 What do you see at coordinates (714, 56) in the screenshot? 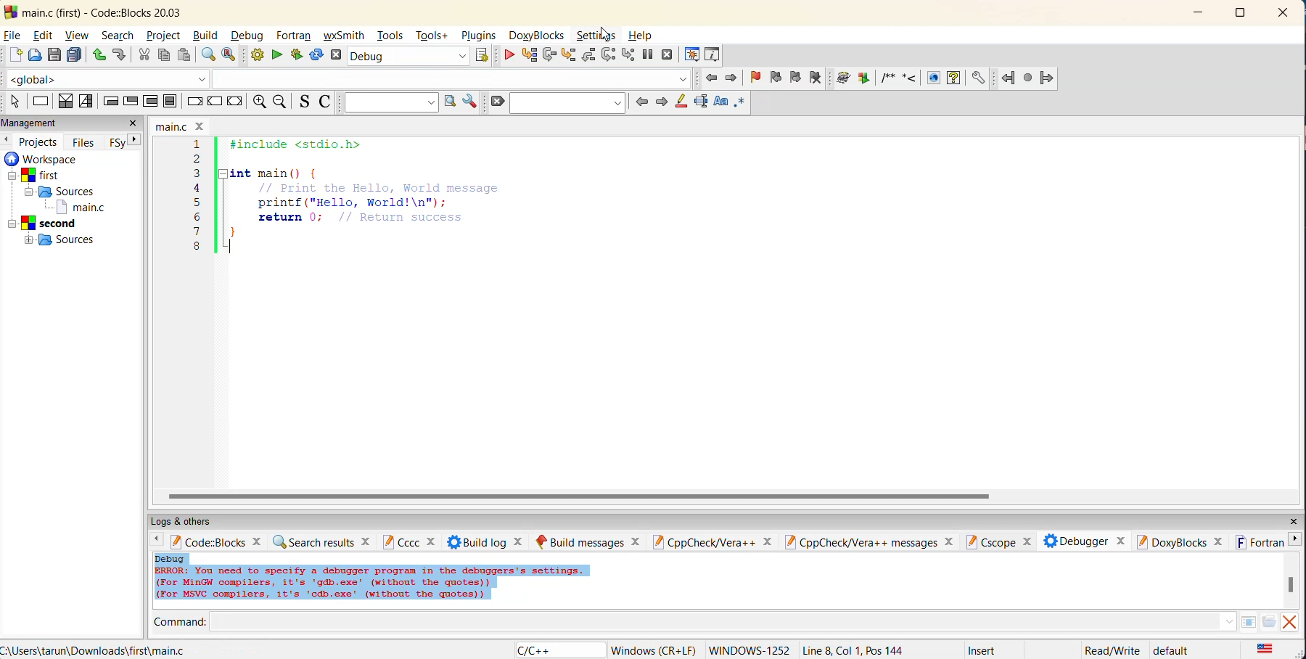
I see `various info` at bounding box center [714, 56].